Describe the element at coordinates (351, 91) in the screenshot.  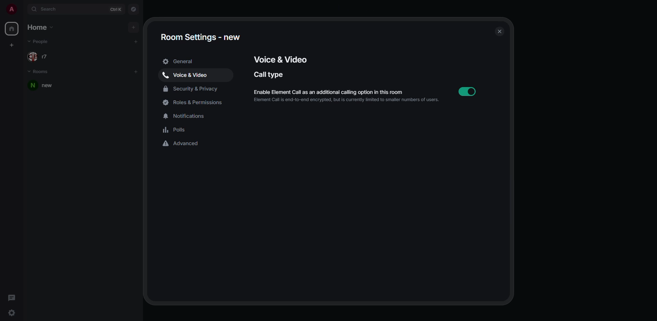
I see `enable element call as an additional calling option in this room.` at that location.